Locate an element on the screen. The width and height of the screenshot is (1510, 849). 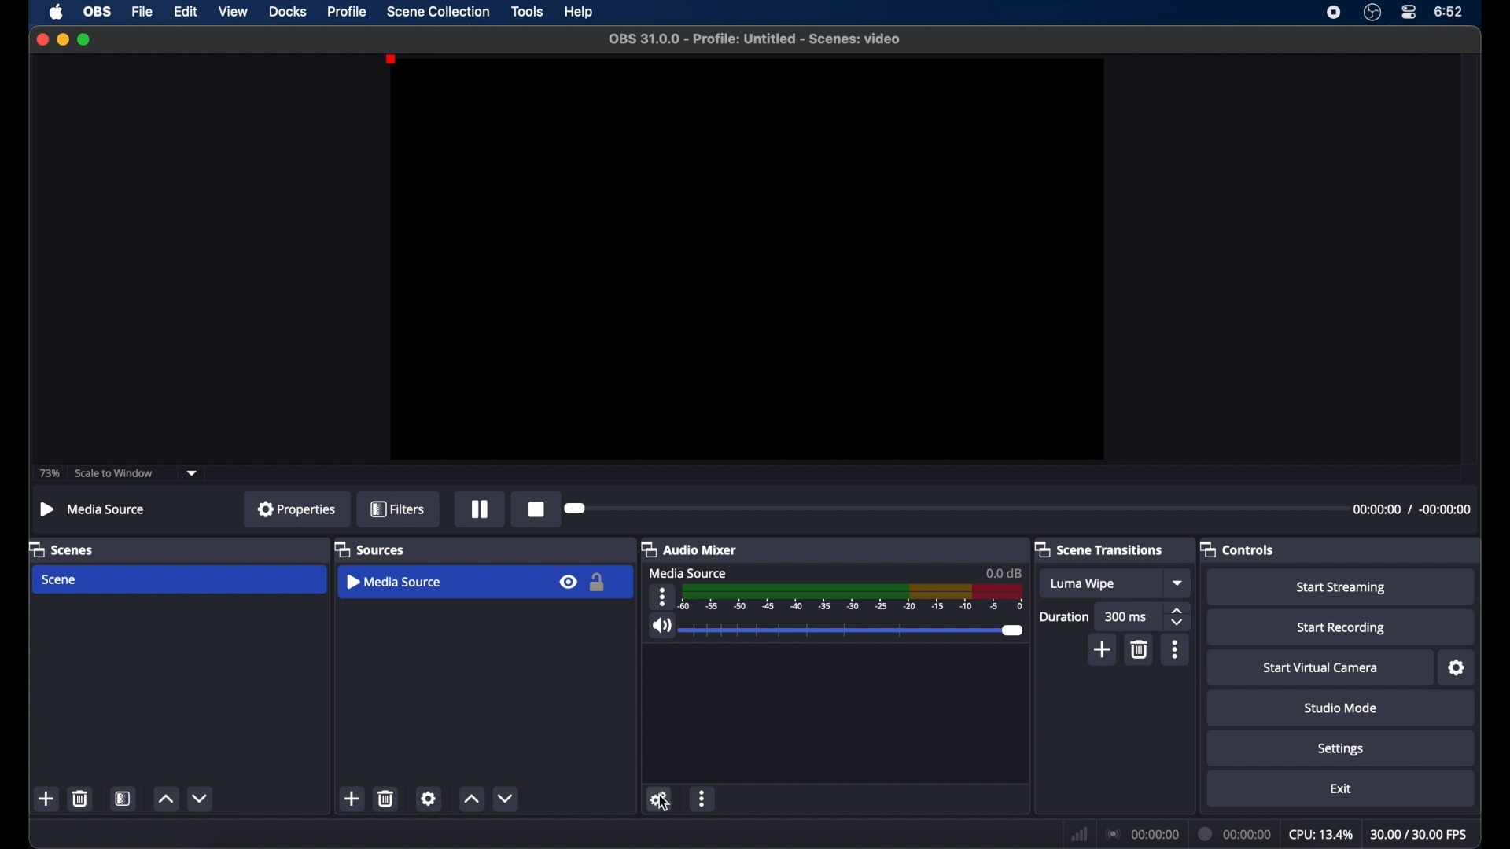
studio mode is located at coordinates (1341, 707).